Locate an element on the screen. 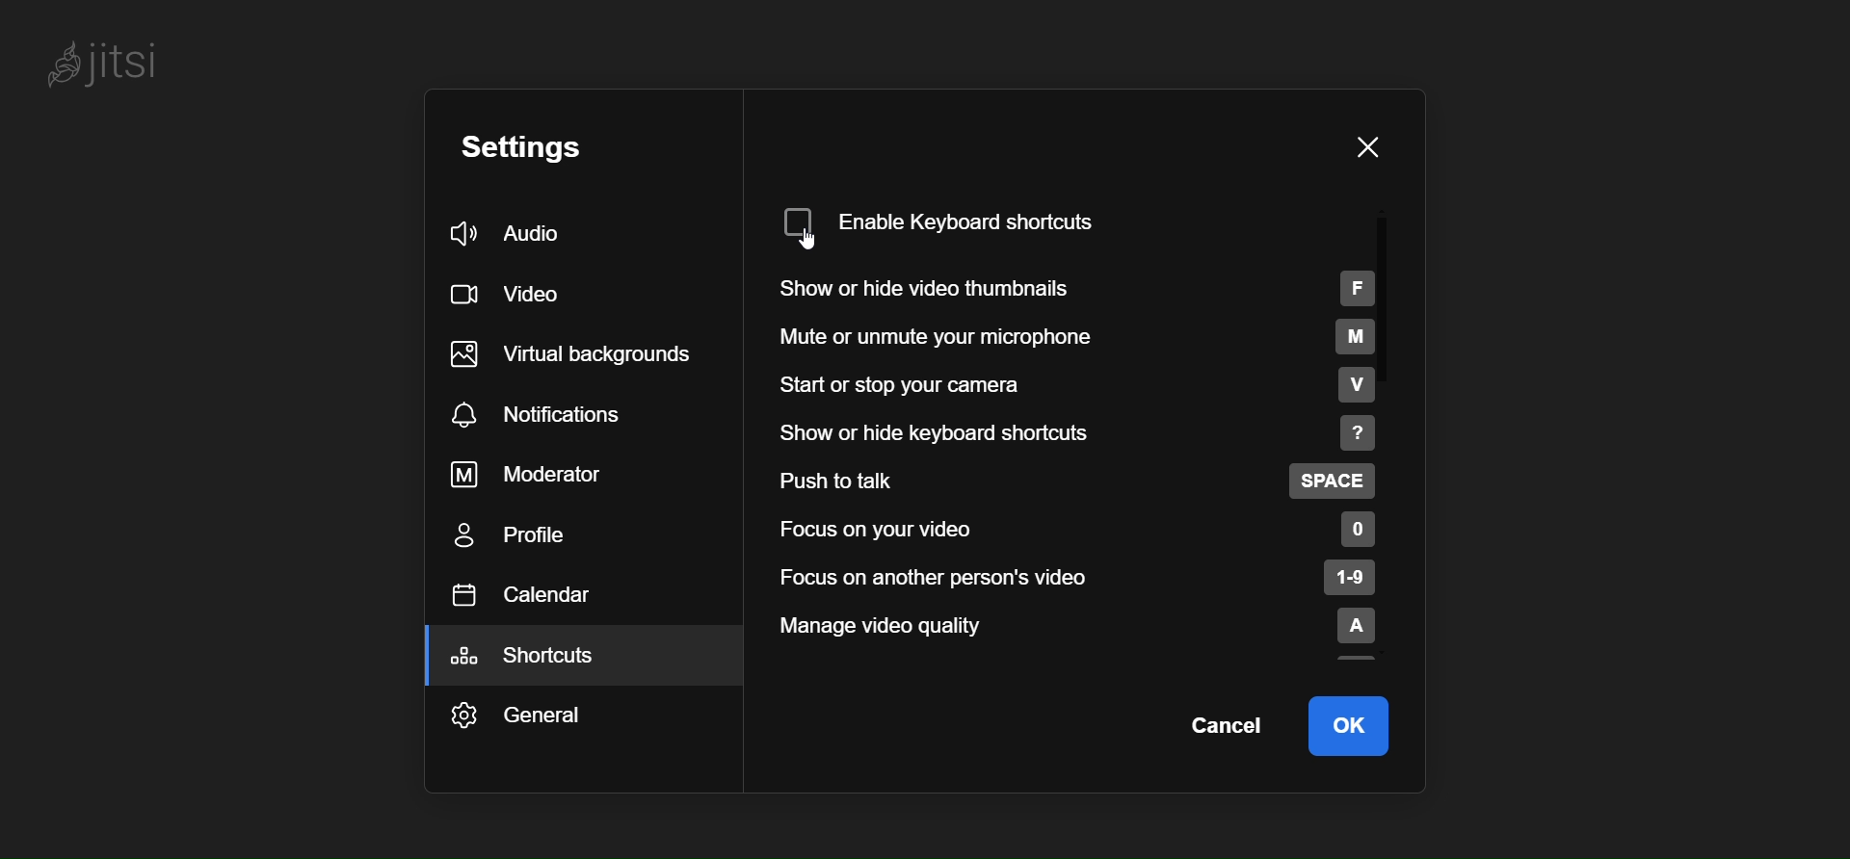  disabled keyboard shortcut is located at coordinates (972, 222).